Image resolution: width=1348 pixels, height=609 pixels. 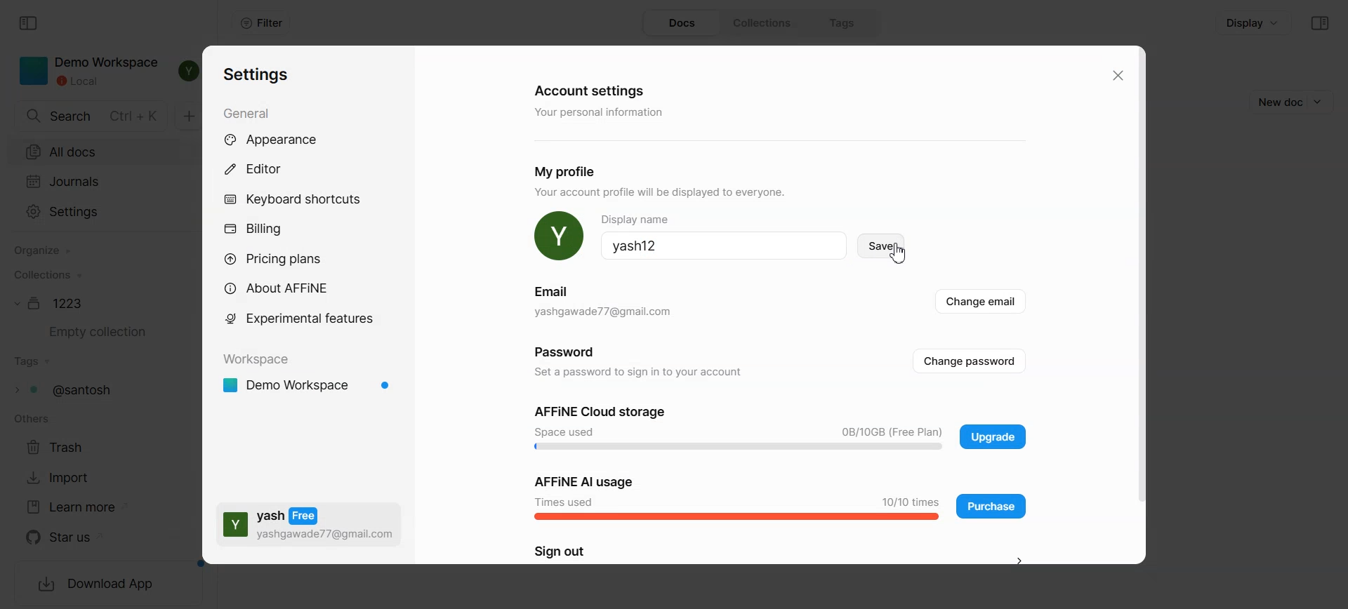 I want to click on Learn more, so click(x=77, y=507).